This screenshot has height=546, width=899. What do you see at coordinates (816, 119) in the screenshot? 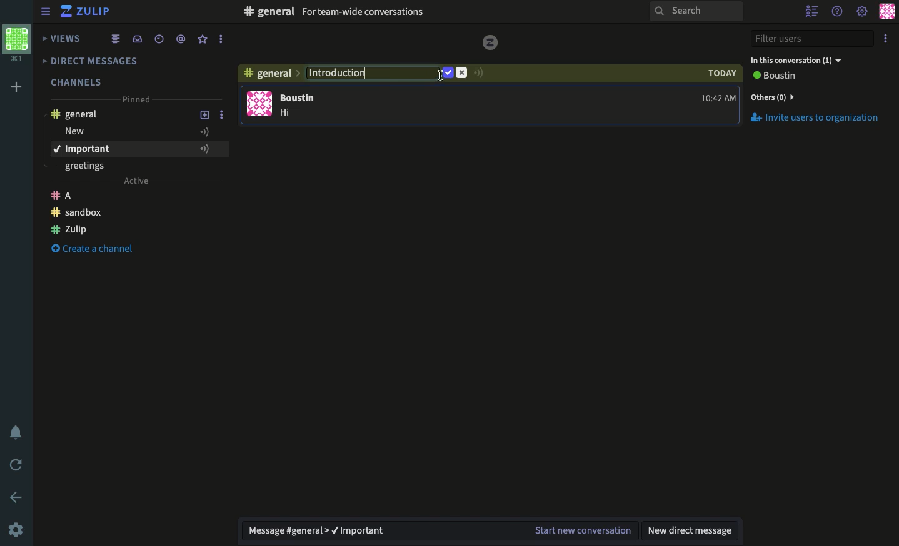
I see `Invite Users to Organization` at bounding box center [816, 119].